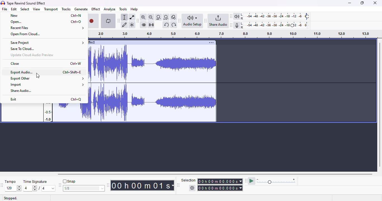 This screenshot has height=201, width=382. Describe the element at coordinates (143, 25) in the screenshot. I see `trim audio outside selection` at that location.